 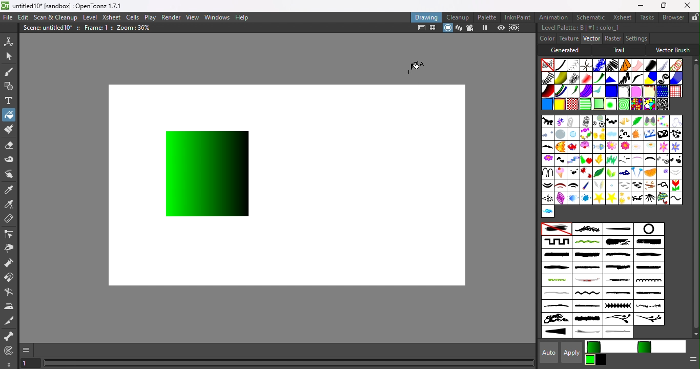 I want to click on Bubbles, so click(x=675, y=65).